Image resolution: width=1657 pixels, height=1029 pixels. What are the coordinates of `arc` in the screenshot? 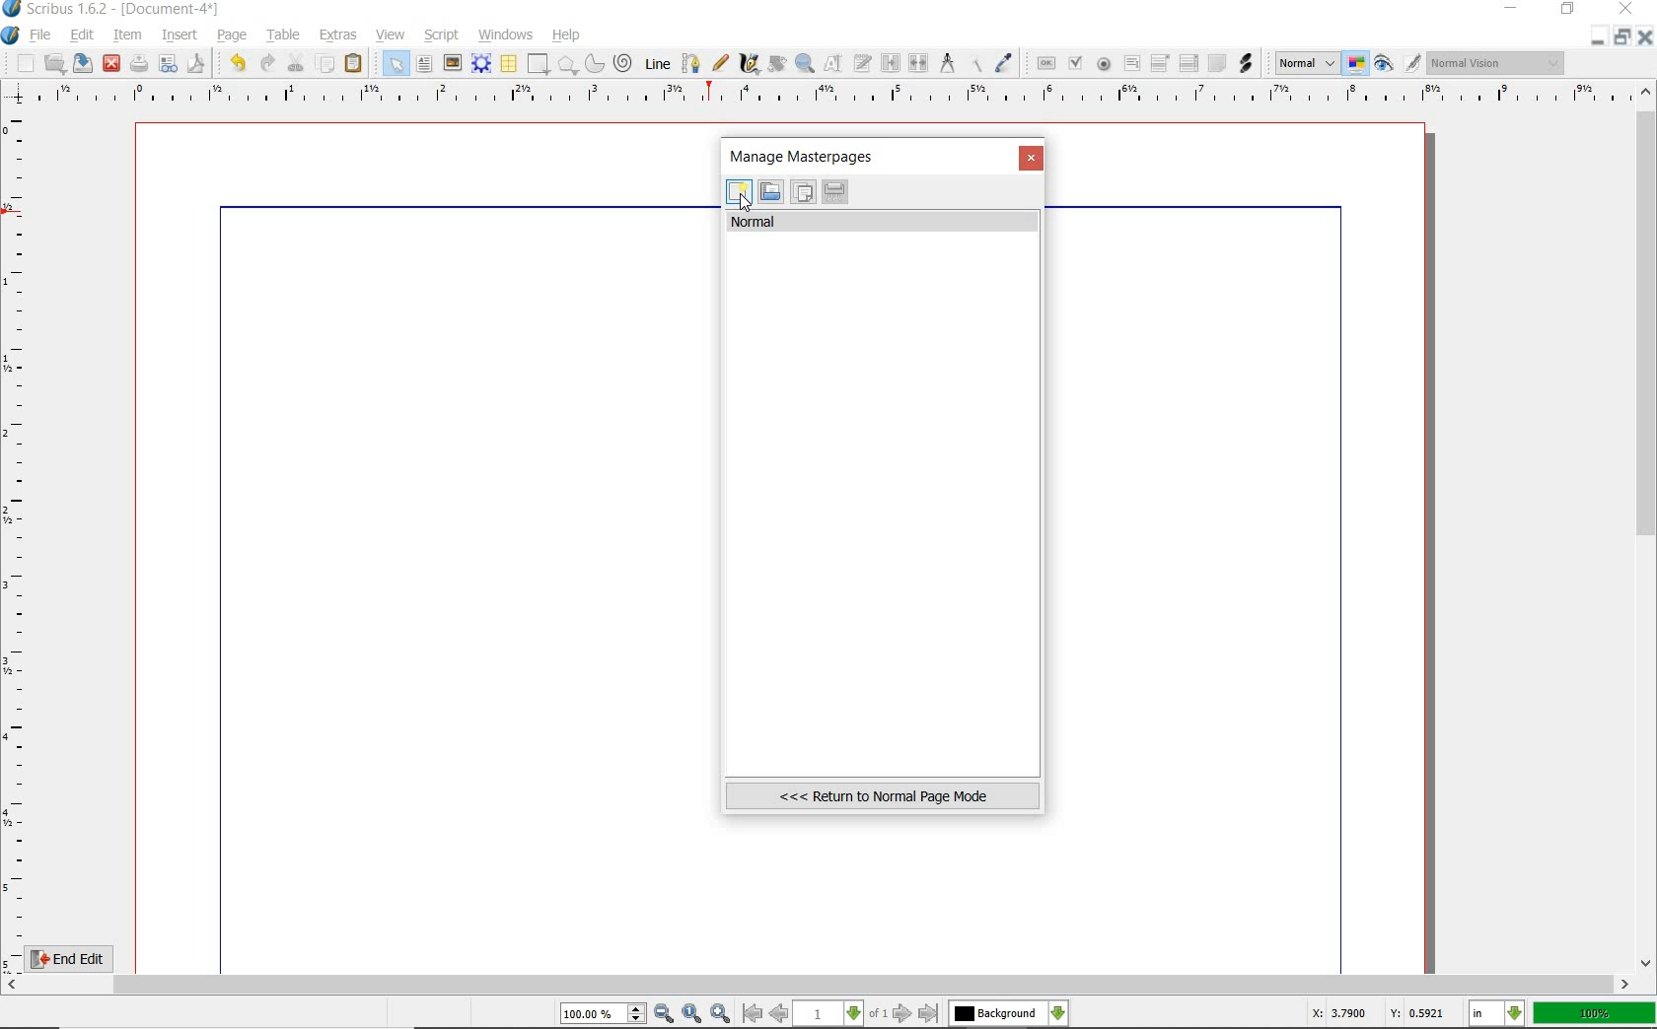 It's located at (593, 63).